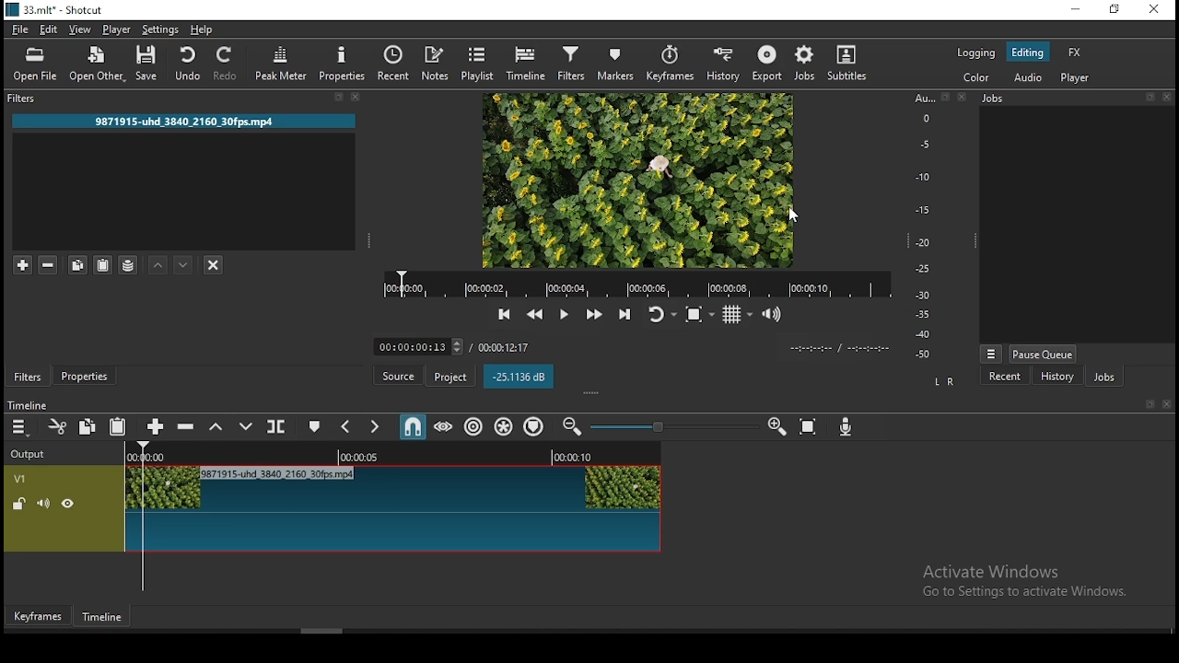 This screenshot has height=663, width=1179. What do you see at coordinates (1076, 53) in the screenshot?
I see `fx` at bounding box center [1076, 53].